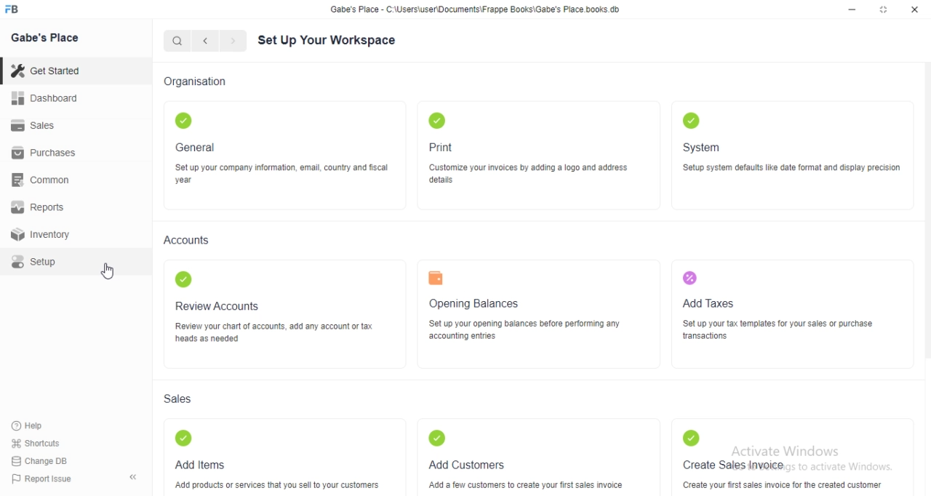  I want to click on Gabe's Place - C\Users\userDocuments\Frappe Books\Gabe's Place.books.db., so click(477, 12).